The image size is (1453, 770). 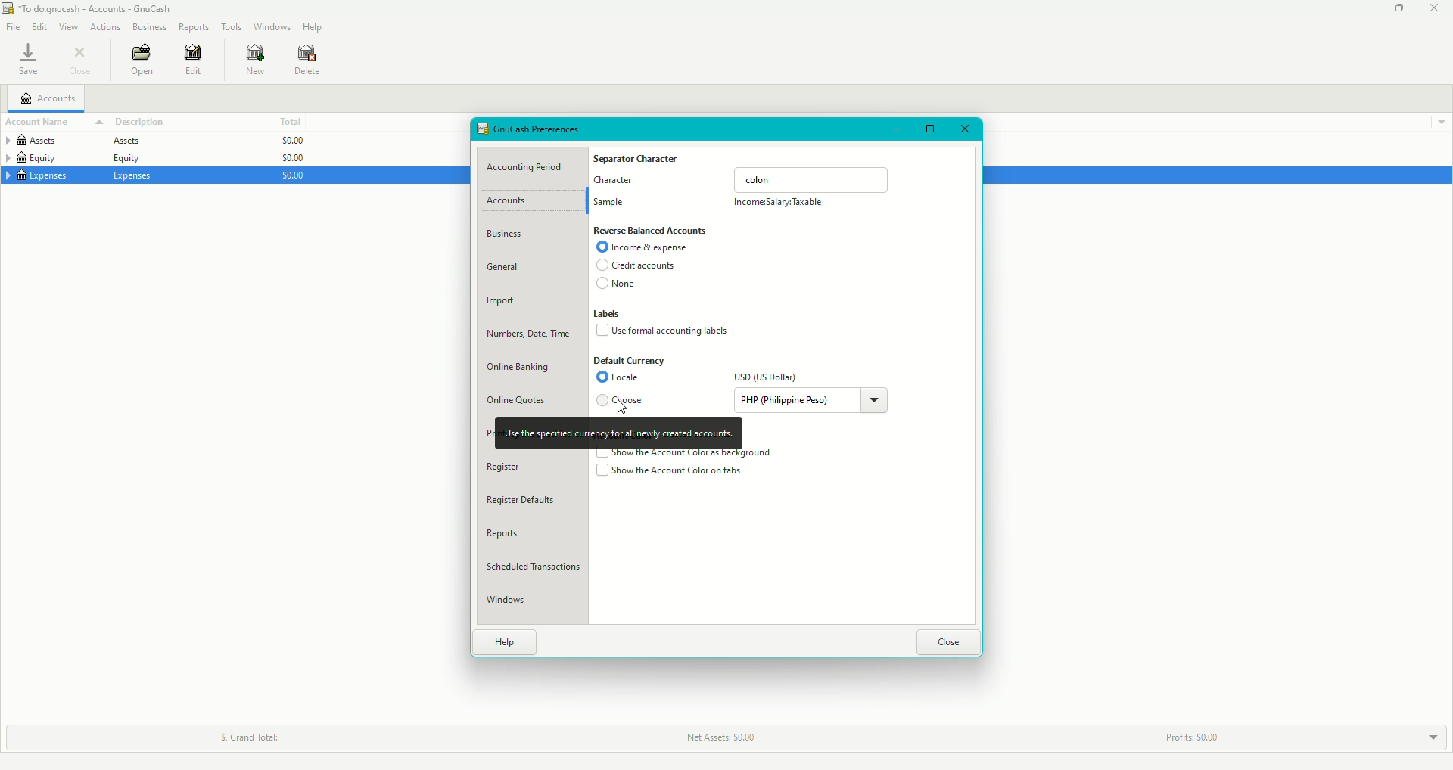 I want to click on Profits, so click(x=1188, y=738).